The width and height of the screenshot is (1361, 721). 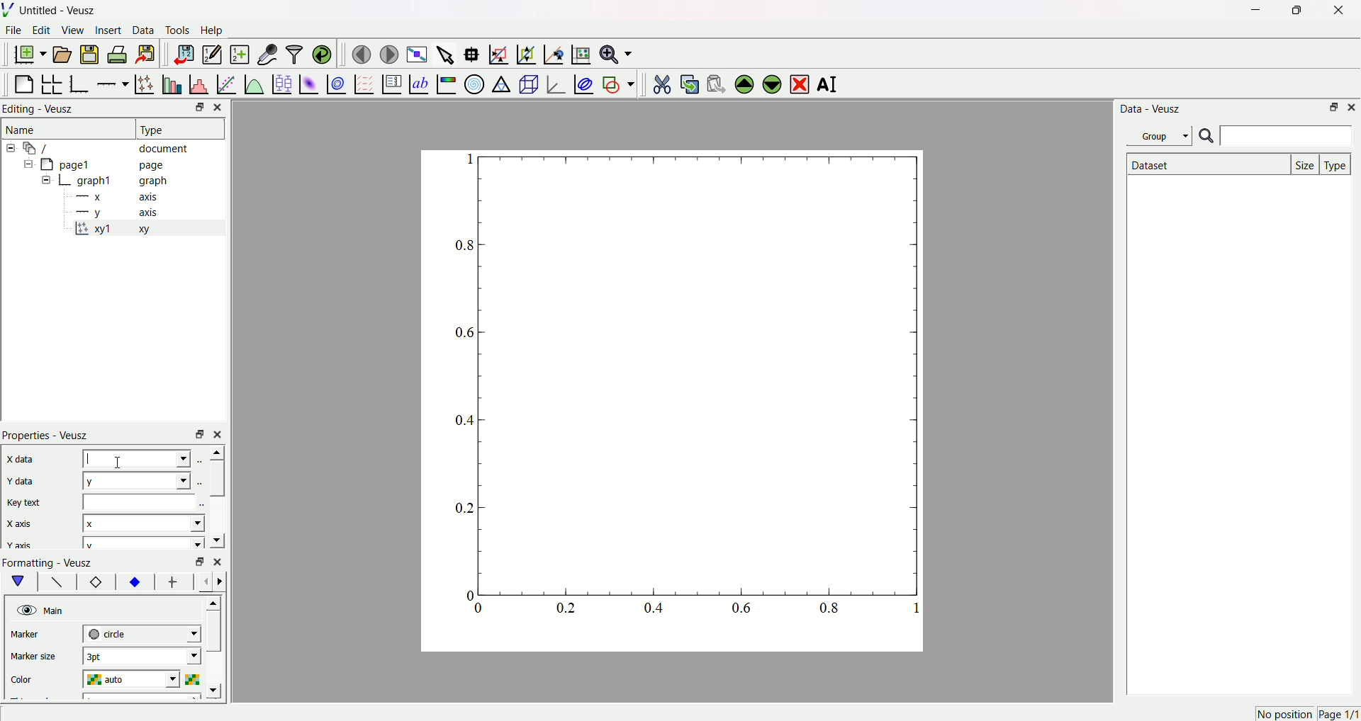 I want to click on Formatting - Veusz, so click(x=55, y=562).